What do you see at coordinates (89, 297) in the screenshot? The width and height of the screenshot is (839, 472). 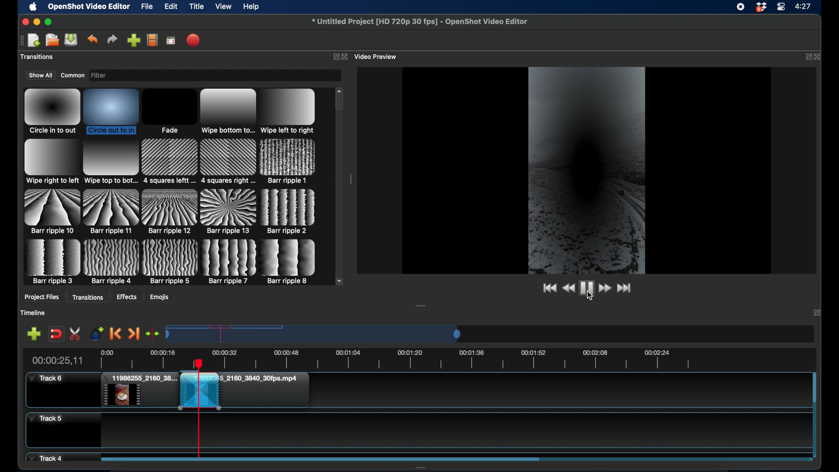 I see `transitions` at bounding box center [89, 297].